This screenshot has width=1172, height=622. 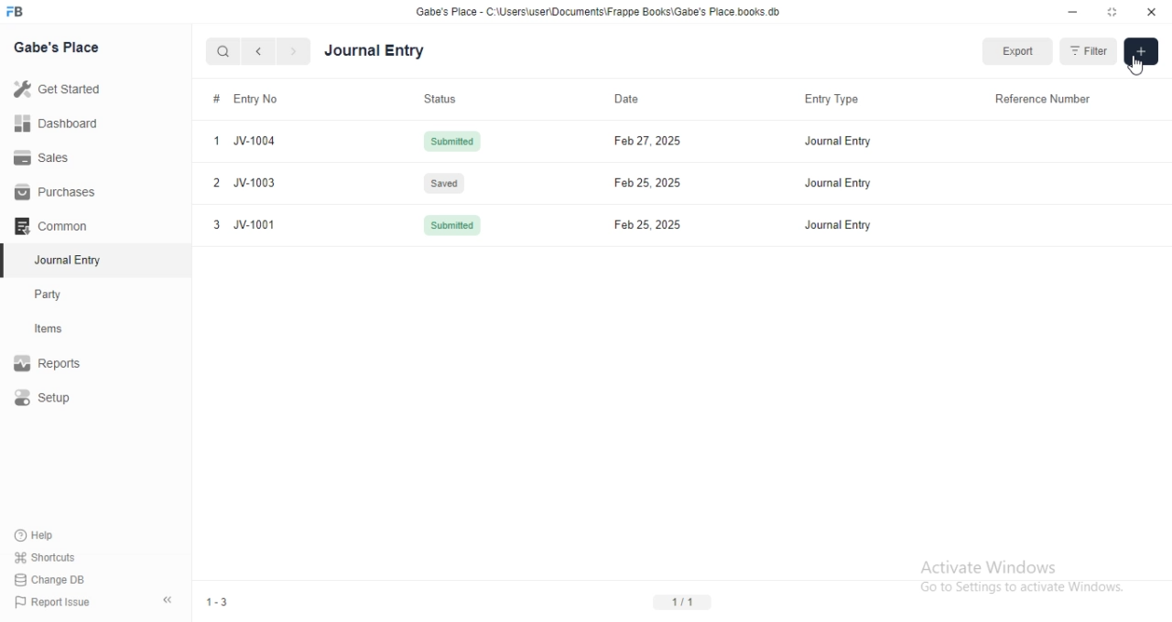 I want to click on Journal Entry, so click(x=375, y=50).